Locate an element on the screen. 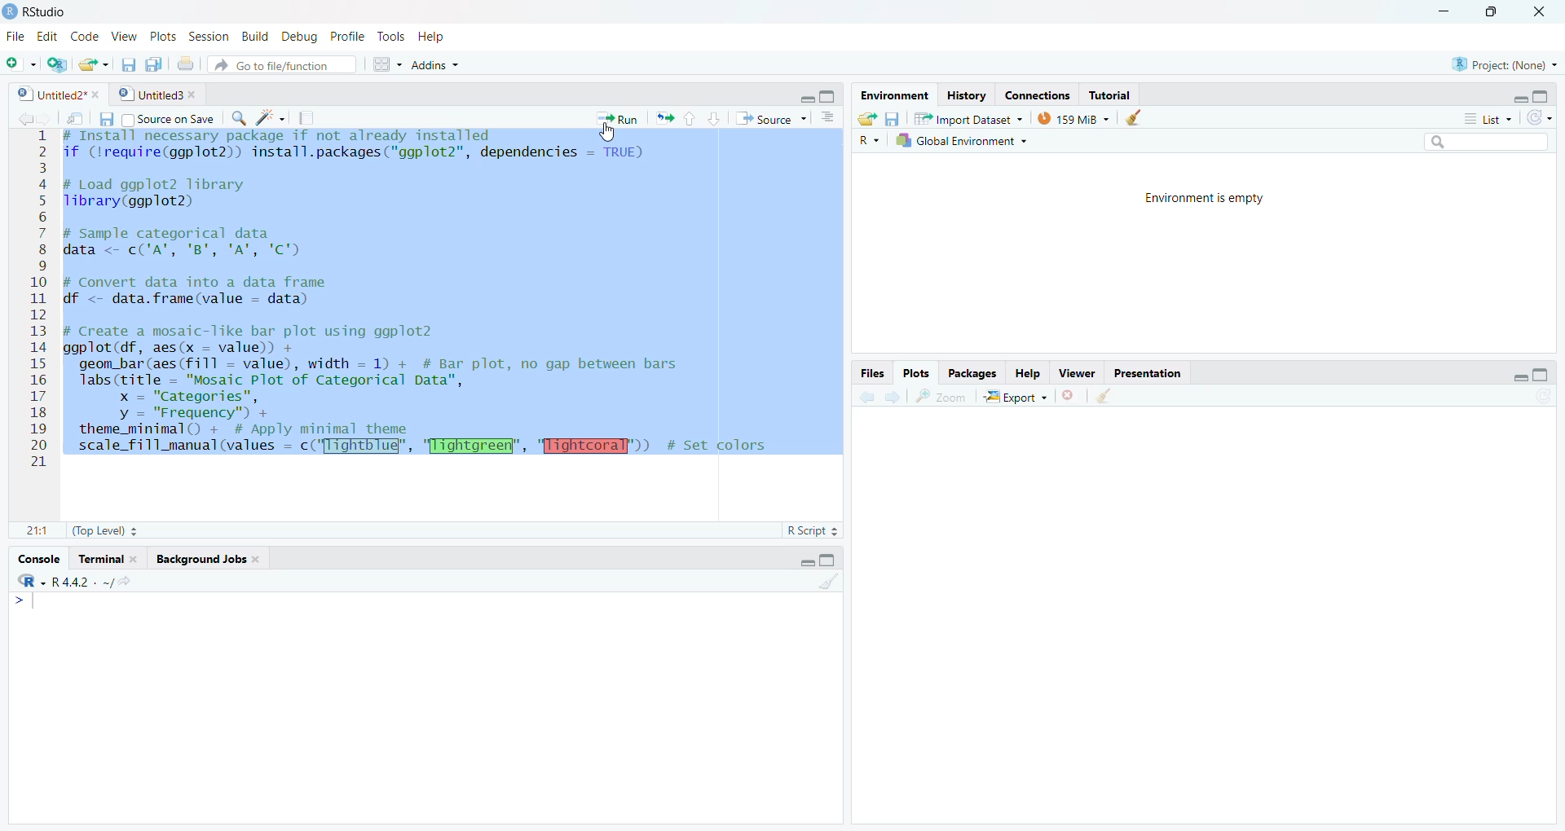  Search is located at coordinates (1484, 141).